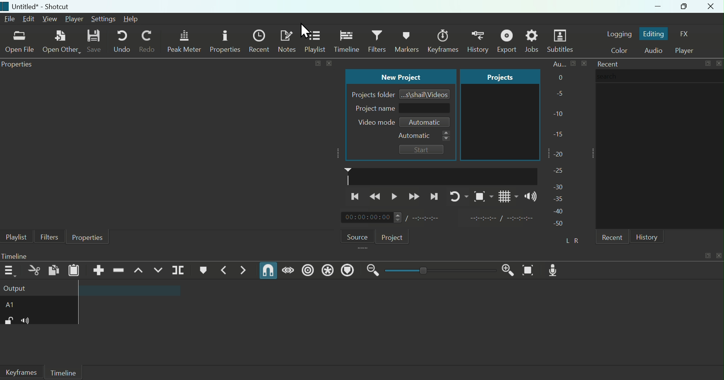 The image size is (724, 380). I want to click on FX, so click(688, 34).